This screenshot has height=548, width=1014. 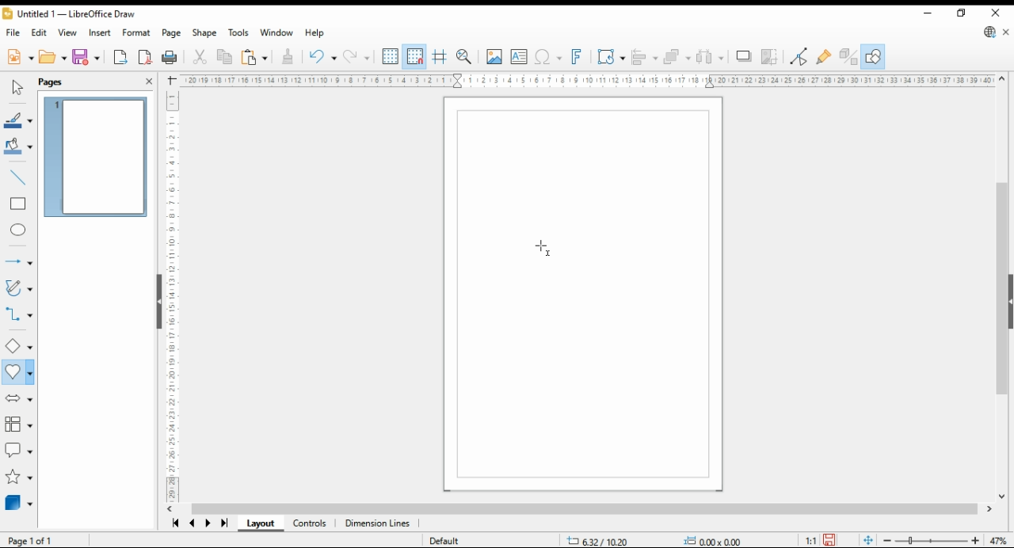 What do you see at coordinates (465, 57) in the screenshot?
I see `pan and zoom` at bounding box center [465, 57].